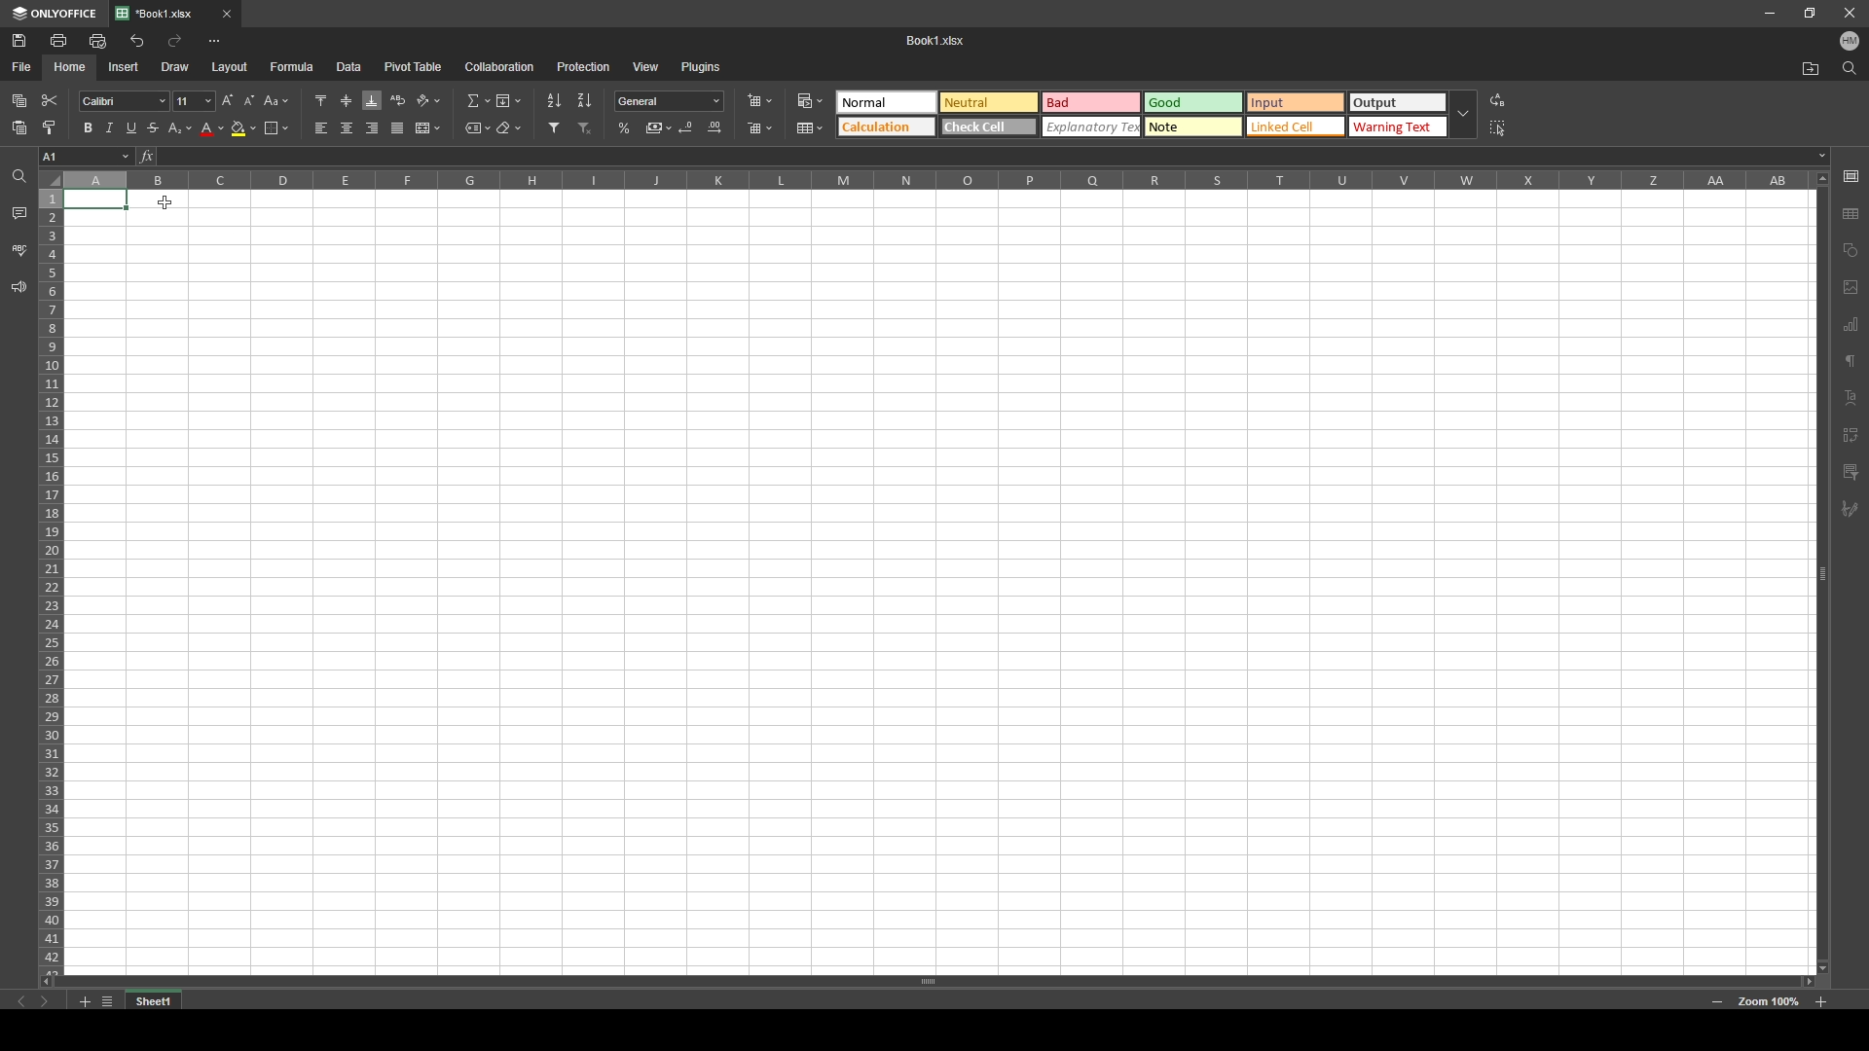  Describe the element at coordinates (22, 1001) in the screenshot. I see `previous` at that location.